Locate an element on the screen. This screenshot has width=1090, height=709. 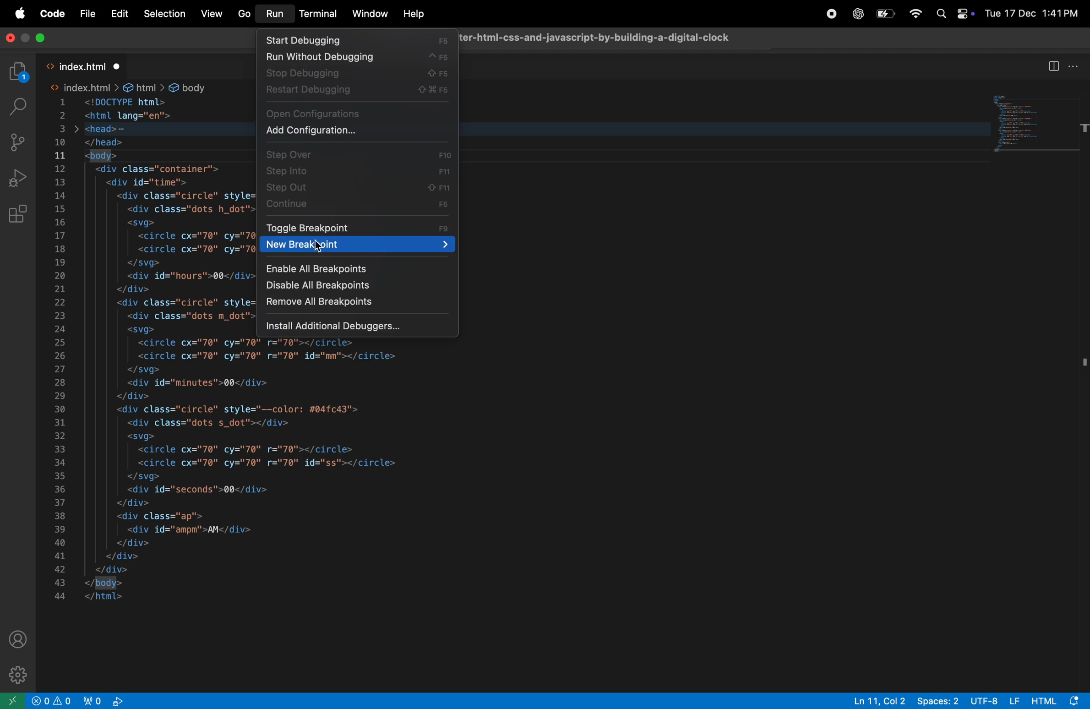
> index.html > &@ html > & body is located at coordinates (132, 88).